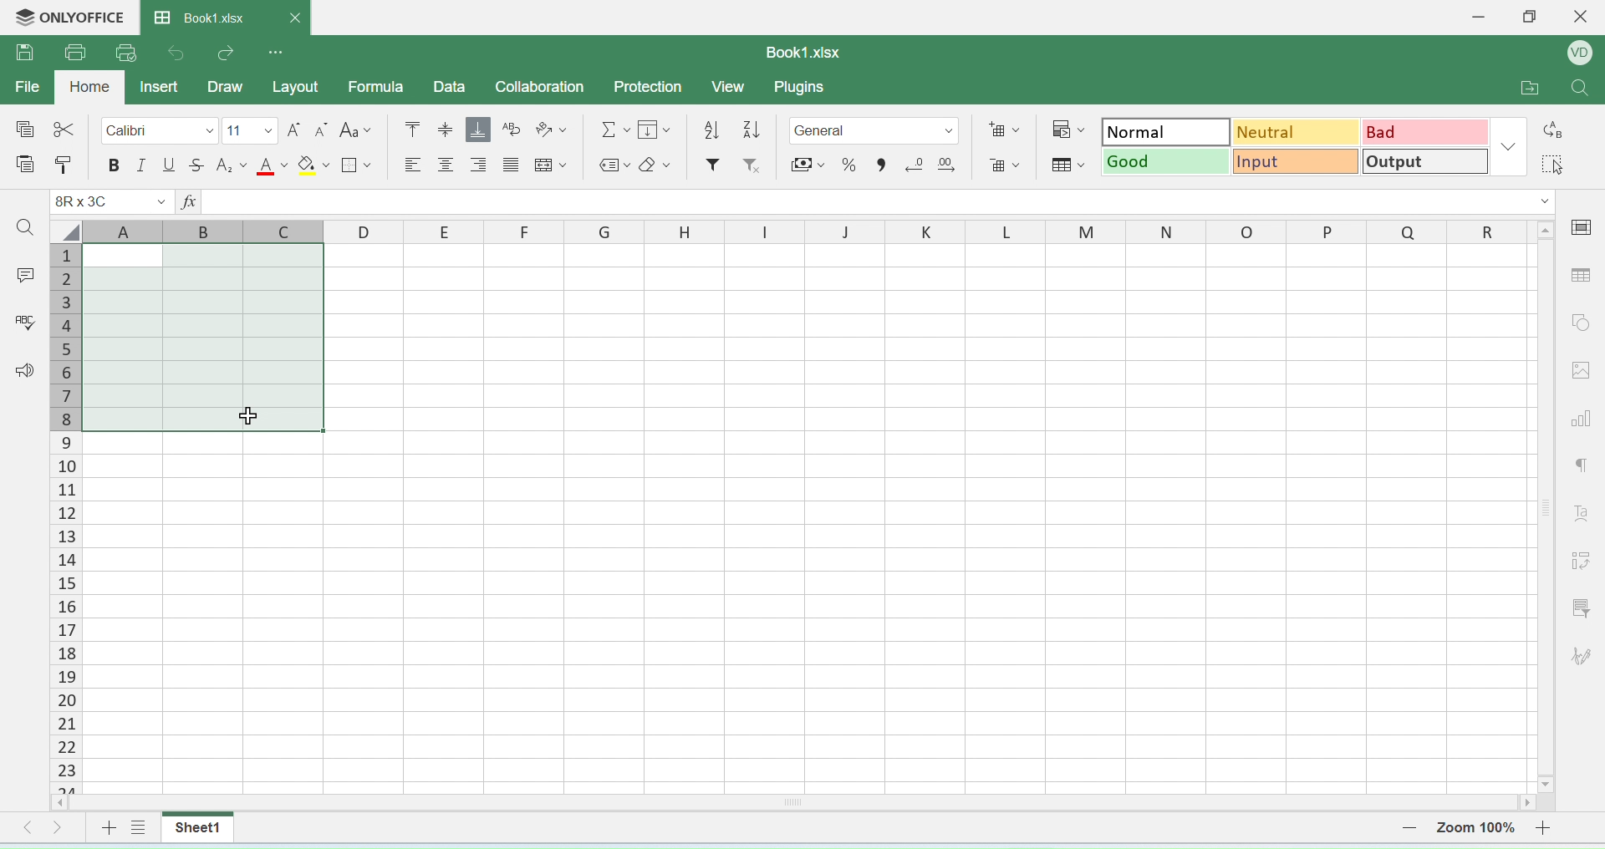 Image resolution: width=1605 pixels, height=849 pixels. What do you see at coordinates (380, 87) in the screenshot?
I see `formula` at bounding box center [380, 87].